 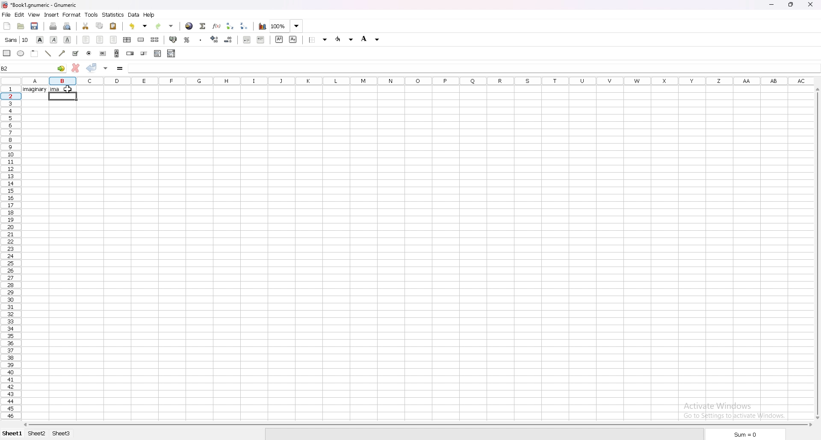 I want to click on sort descending, so click(x=244, y=26).